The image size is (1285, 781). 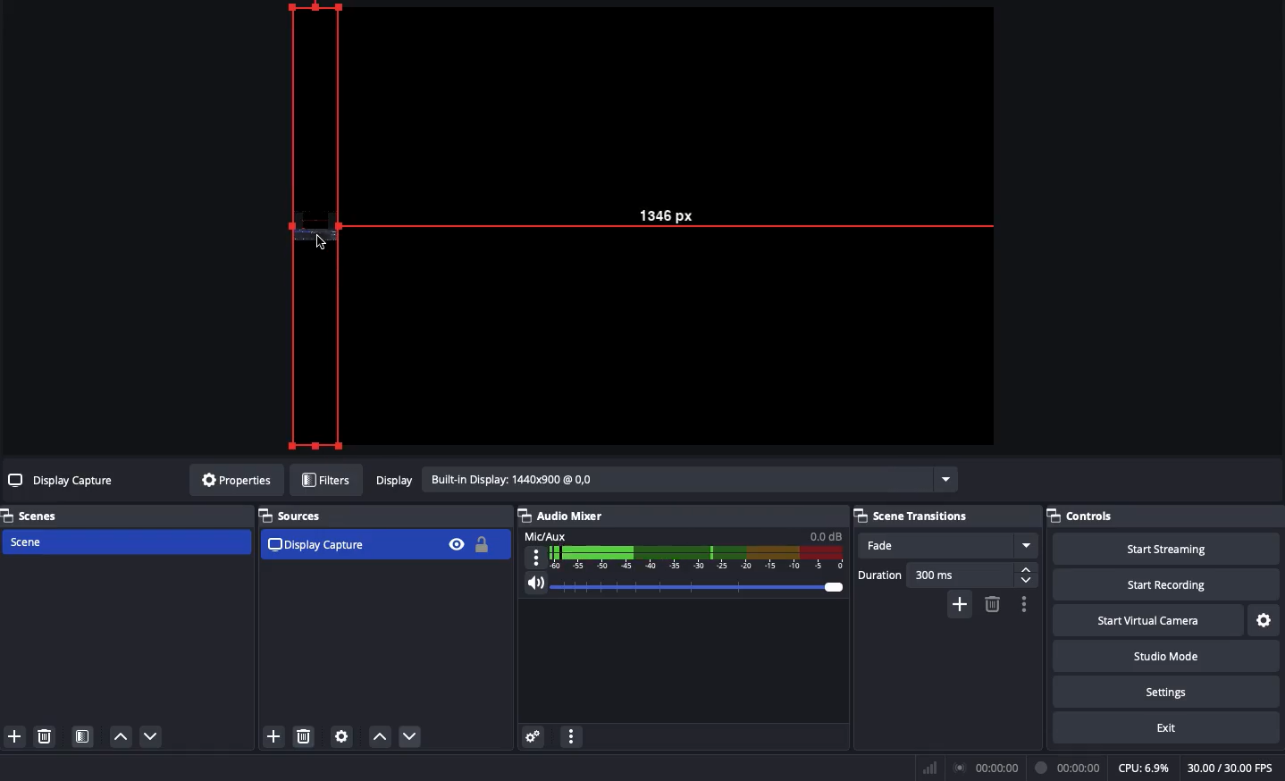 I want to click on Recording , so click(x=1069, y=768).